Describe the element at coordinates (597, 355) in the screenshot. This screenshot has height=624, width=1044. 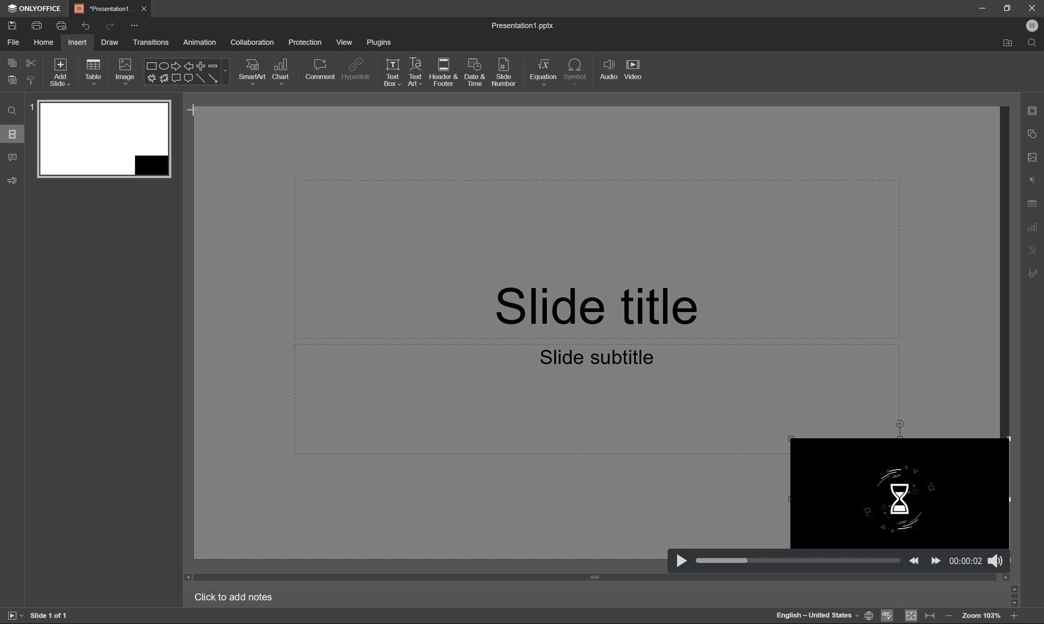
I see `Slide subtitle` at that location.